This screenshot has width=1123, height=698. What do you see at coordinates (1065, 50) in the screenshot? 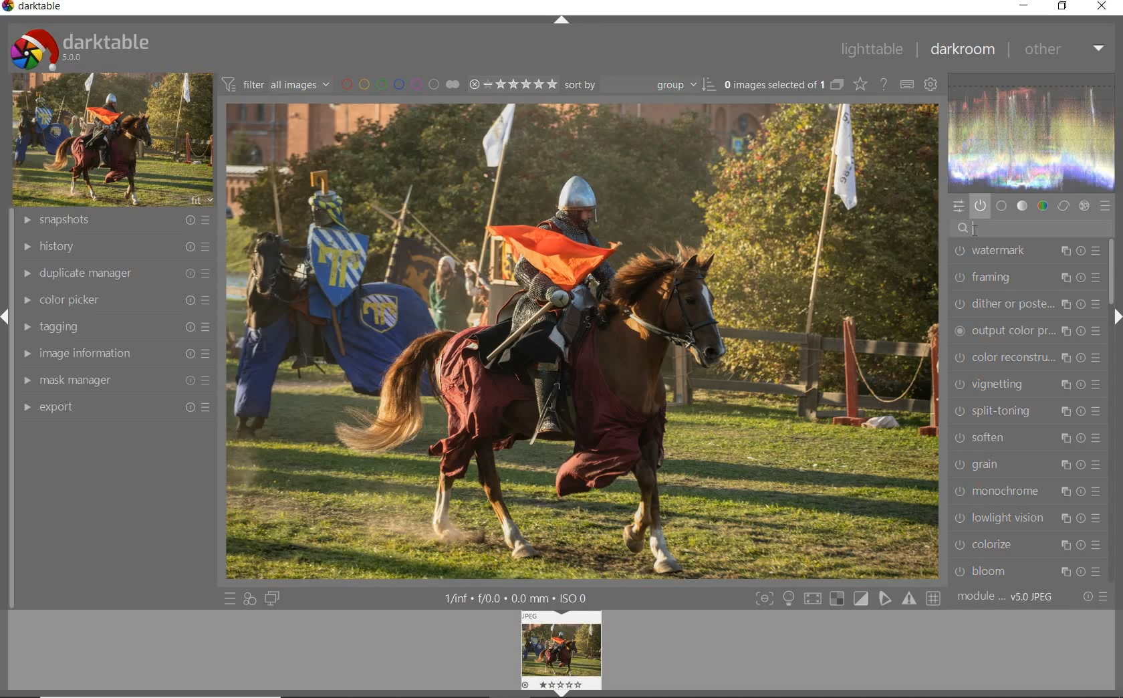
I see `other` at bounding box center [1065, 50].